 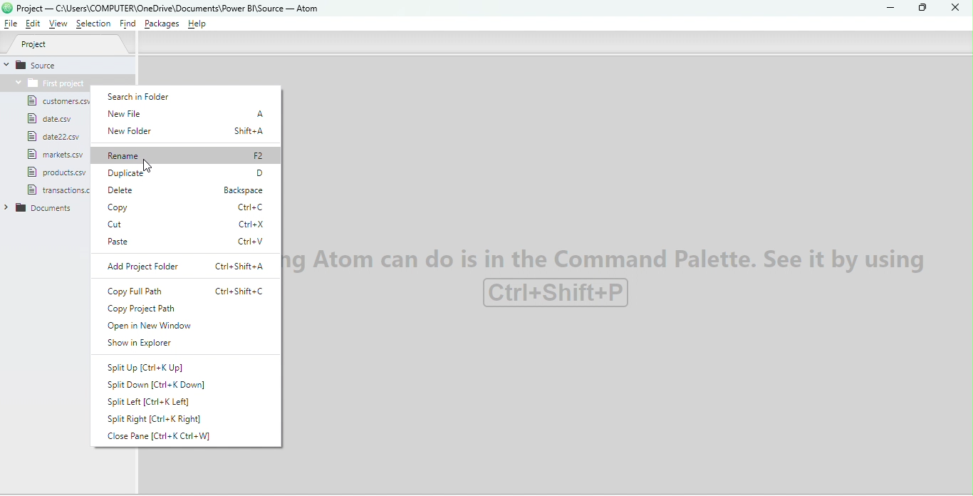 I want to click on Split down, so click(x=156, y=386).